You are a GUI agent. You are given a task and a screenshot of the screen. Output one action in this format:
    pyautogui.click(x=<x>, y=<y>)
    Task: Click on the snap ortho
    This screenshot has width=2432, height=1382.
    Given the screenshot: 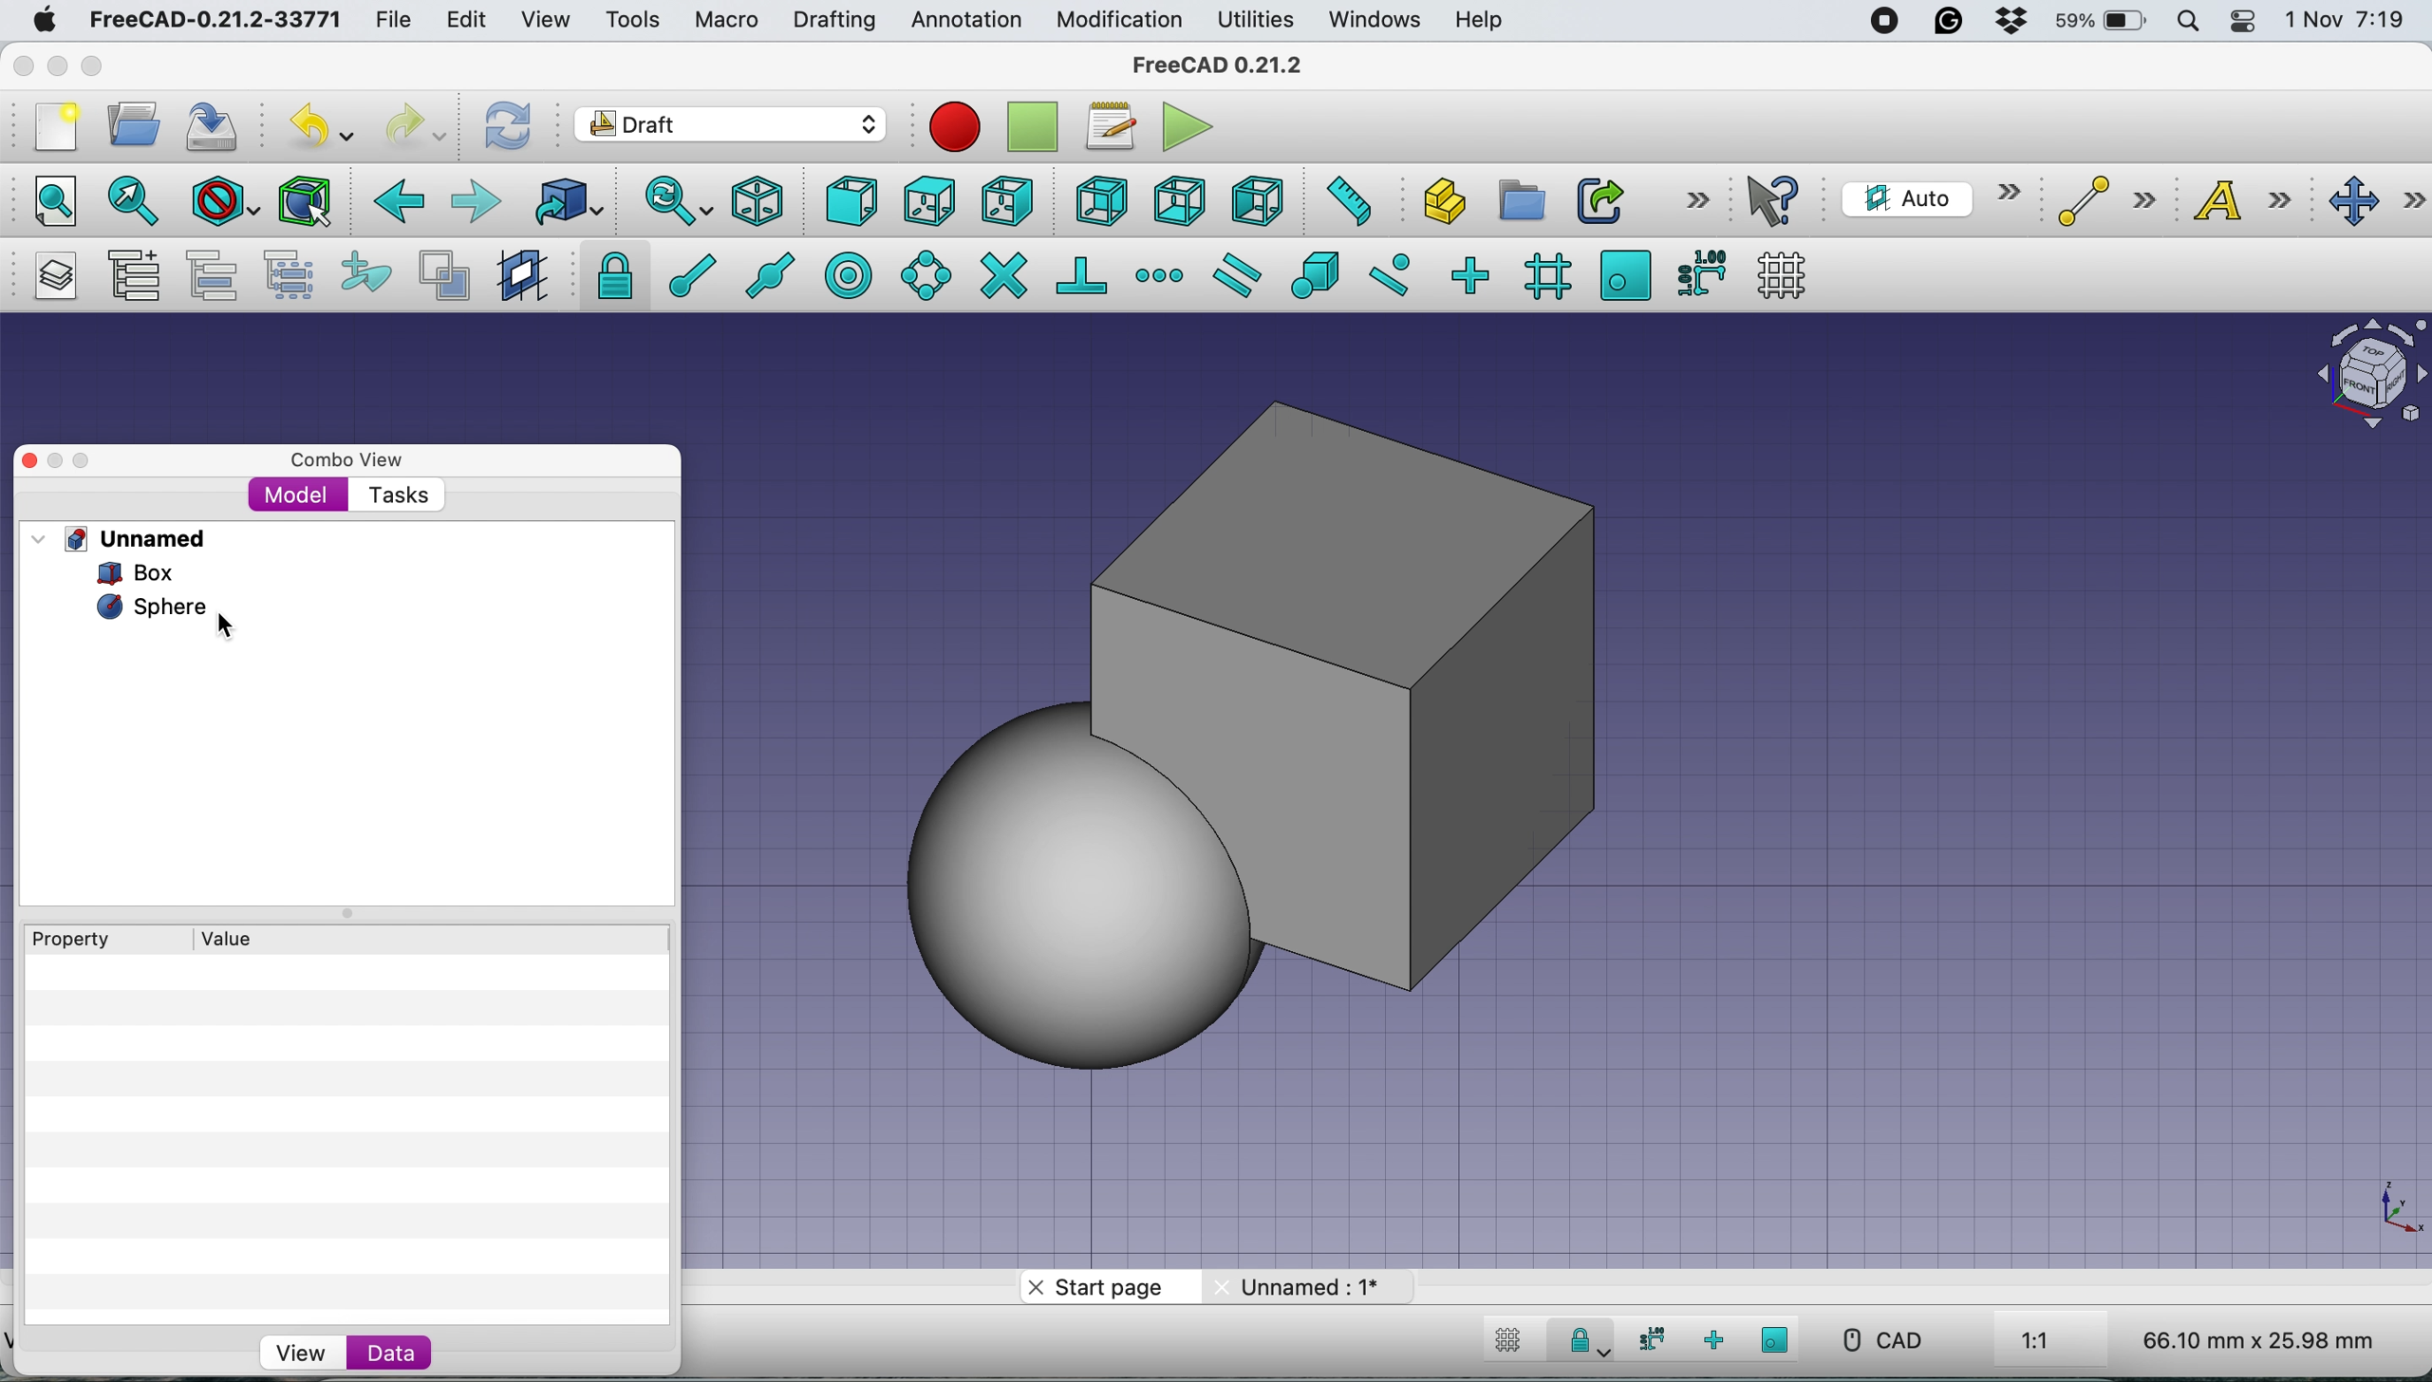 What is the action you would take?
    pyautogui.click(x=1469, y=274)
    